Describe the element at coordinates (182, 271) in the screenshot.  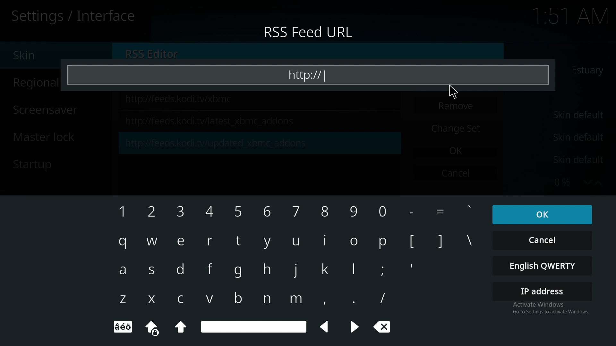
I see `d` at that location.